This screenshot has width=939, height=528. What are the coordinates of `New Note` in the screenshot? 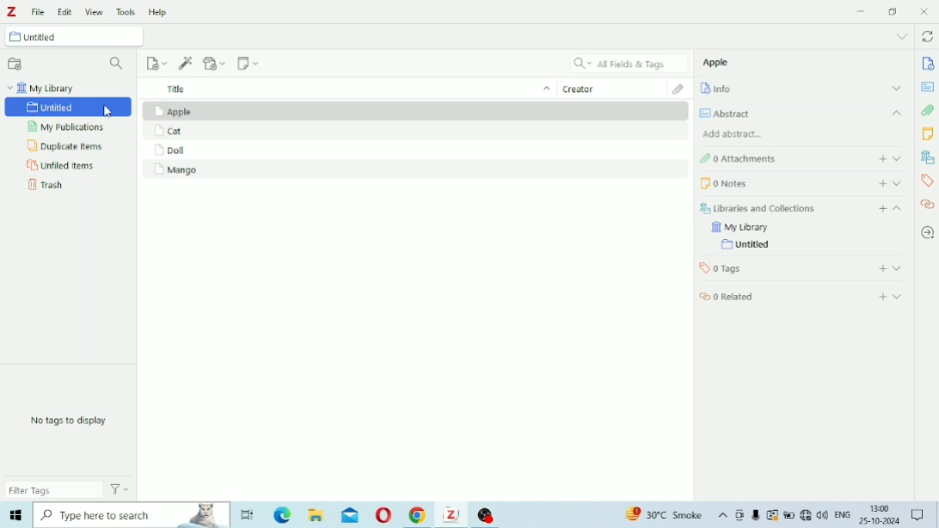 It's located at (249, 62).